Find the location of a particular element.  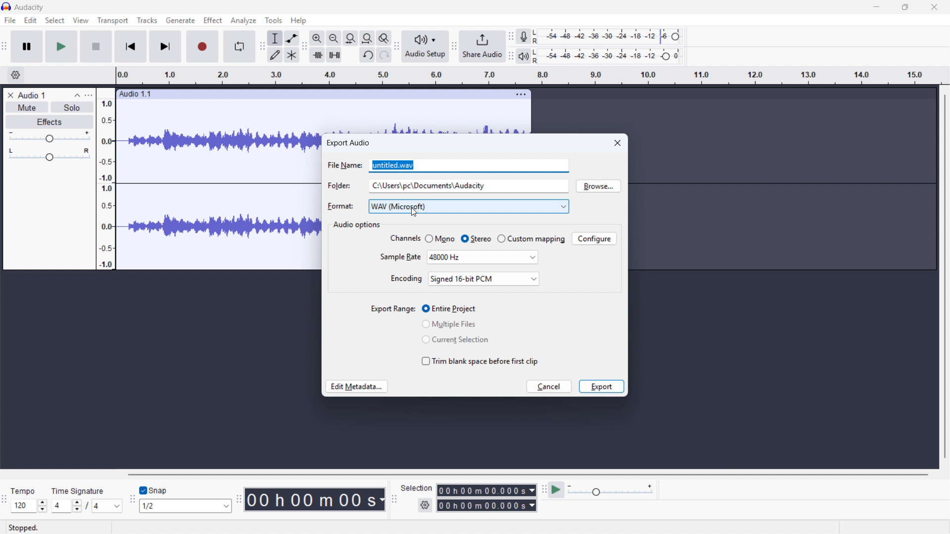

stopped is located at coordinates (28, 527).